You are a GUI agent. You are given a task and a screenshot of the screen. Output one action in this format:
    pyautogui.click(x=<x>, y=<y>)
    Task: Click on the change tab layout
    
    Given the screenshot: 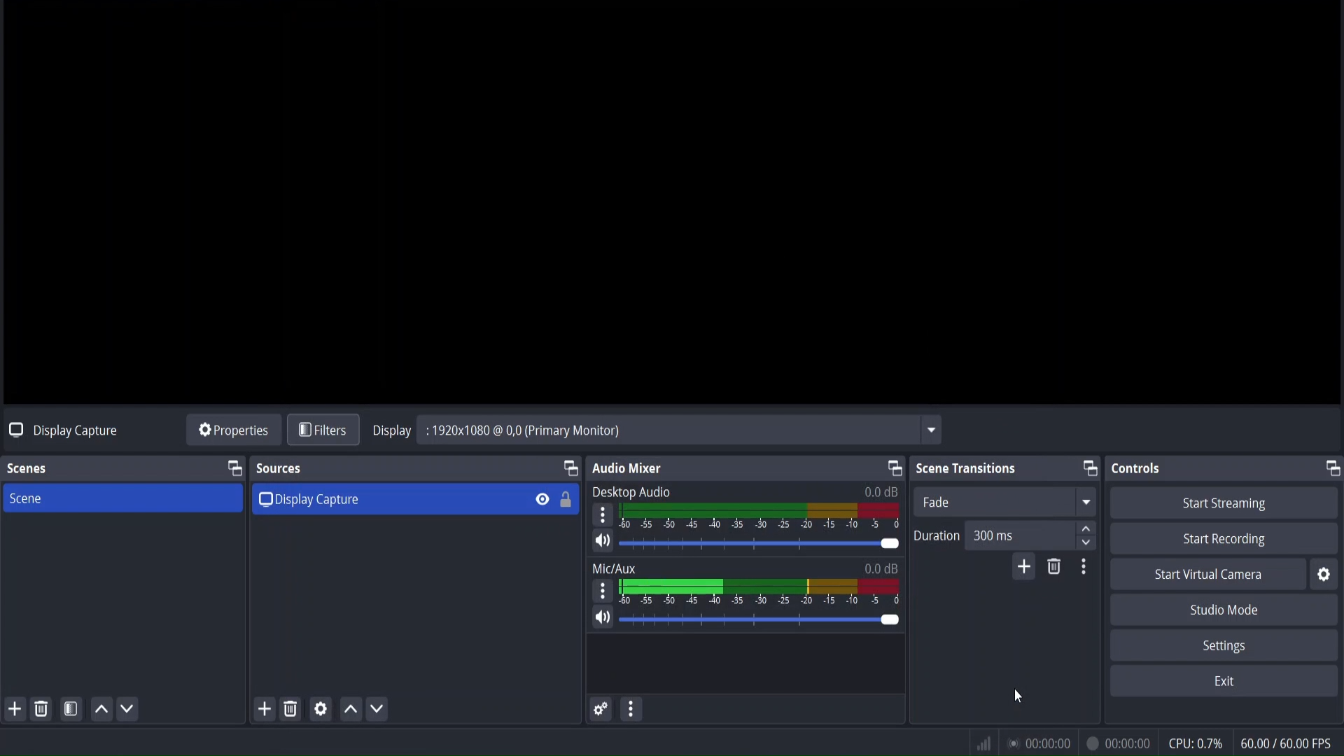 What is the action you would take?
    pyautogui.click(x=1331, y=468)
    